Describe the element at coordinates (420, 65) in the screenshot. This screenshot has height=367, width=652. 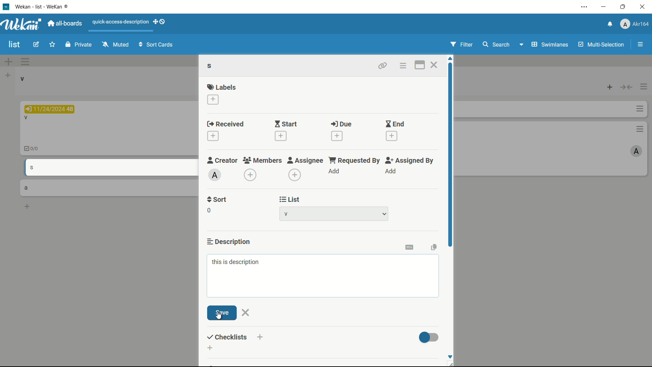
I see `maximize card` at that location.